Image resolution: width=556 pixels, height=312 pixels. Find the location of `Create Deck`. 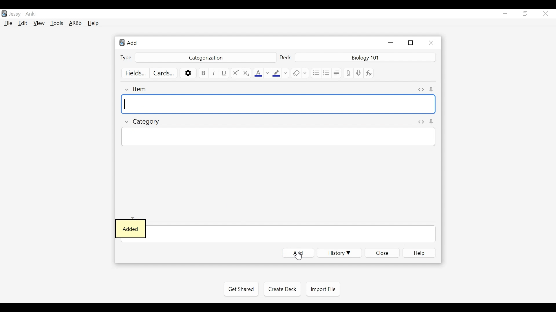

Create Deck is located at coordinates (281, 289).